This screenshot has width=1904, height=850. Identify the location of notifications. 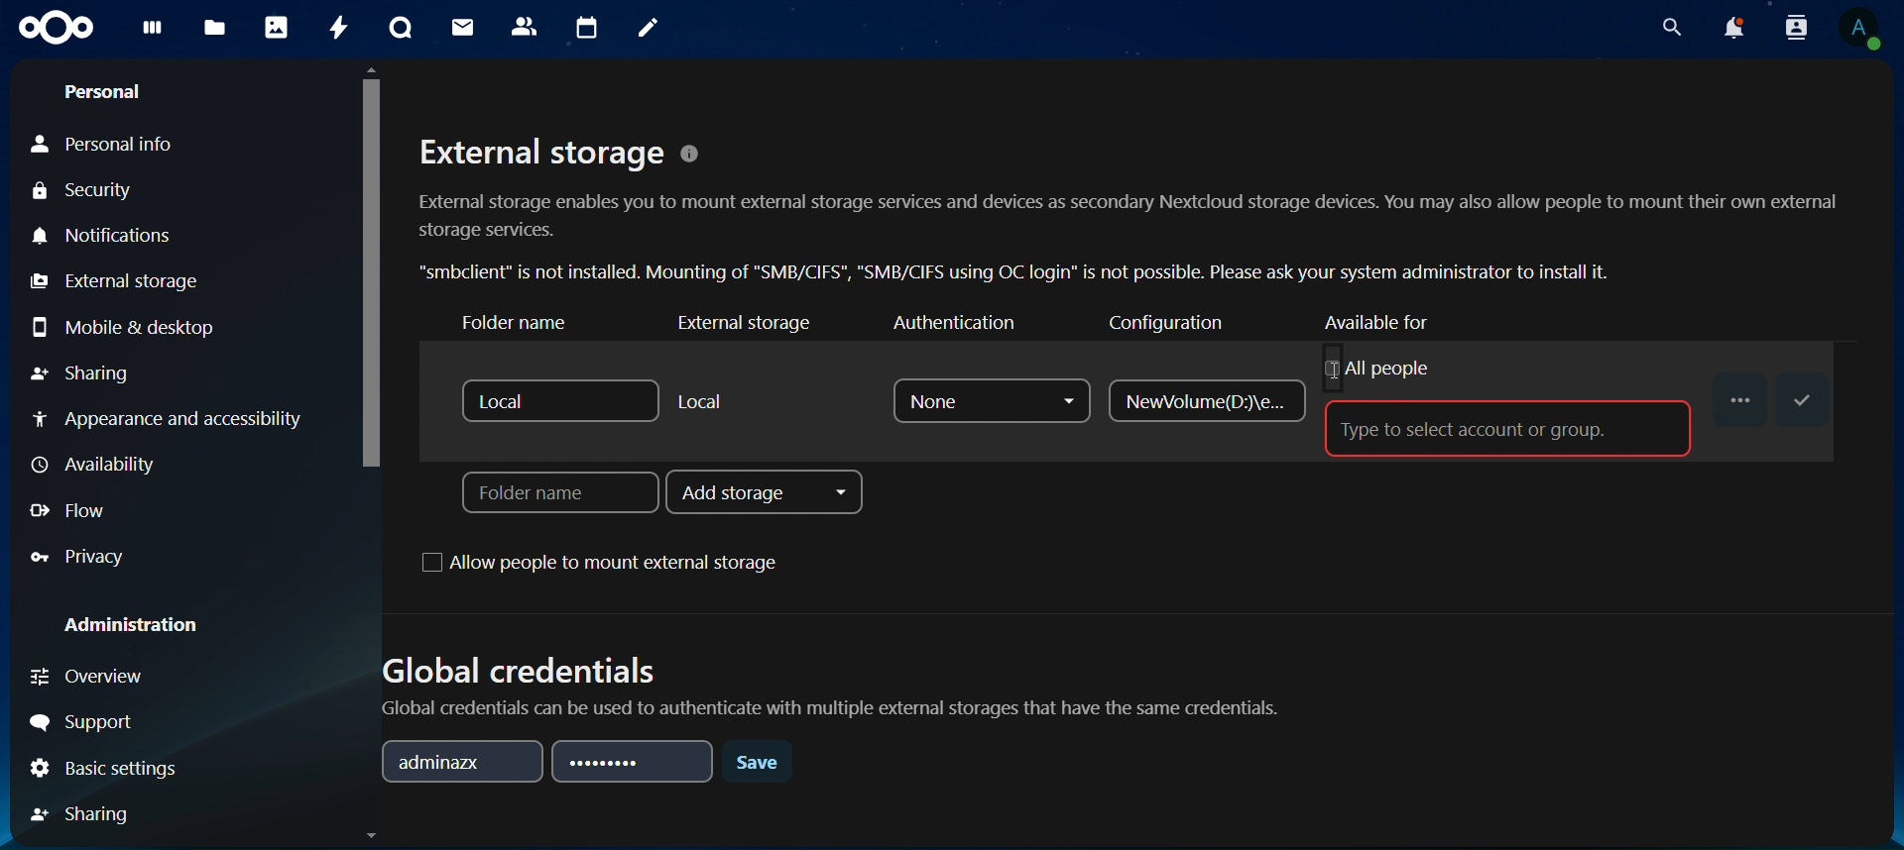
(1735, 27).